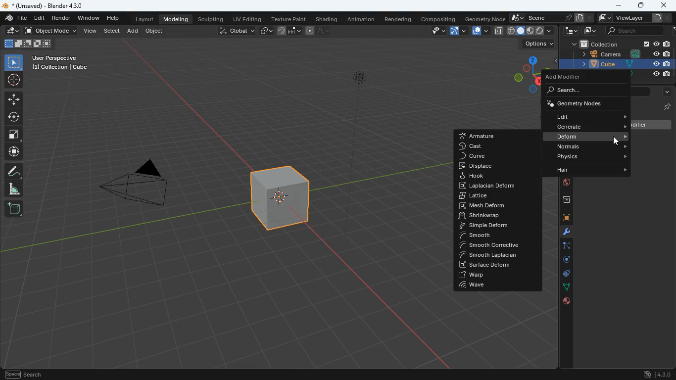 The image size is (676, 380). Describe the element at coordinates (132, 31) in the screenshot. I see `add` at that location.